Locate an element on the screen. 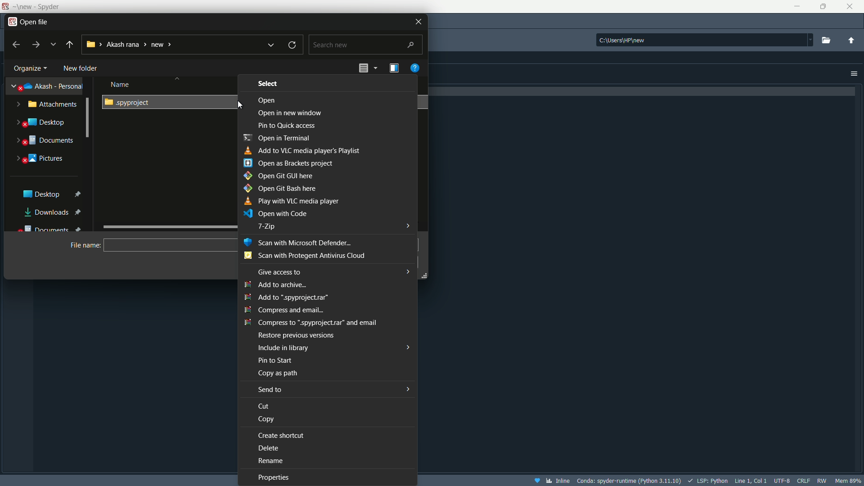  back is located at coordinates (69, 45).